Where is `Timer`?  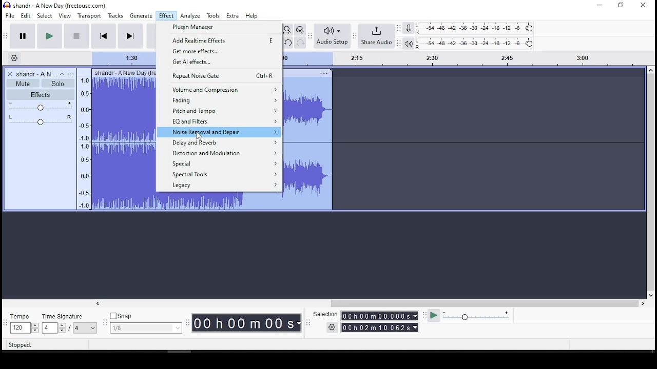 Timer is located at coordinates (245, 324).